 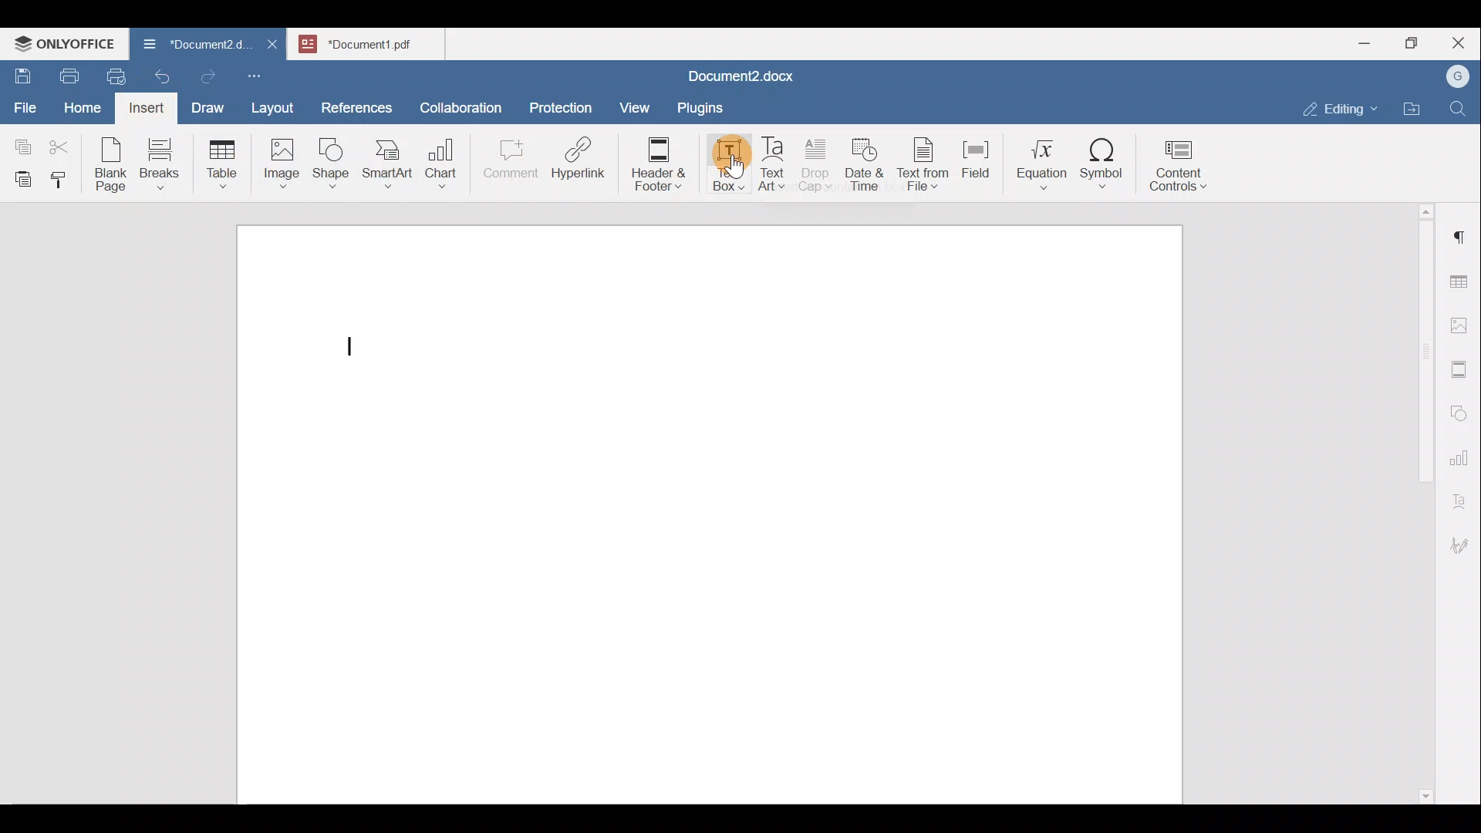 What do you see at coordinates (20, 142) in the screenshot?
I see `Copy` at bounding box center [20, 142].